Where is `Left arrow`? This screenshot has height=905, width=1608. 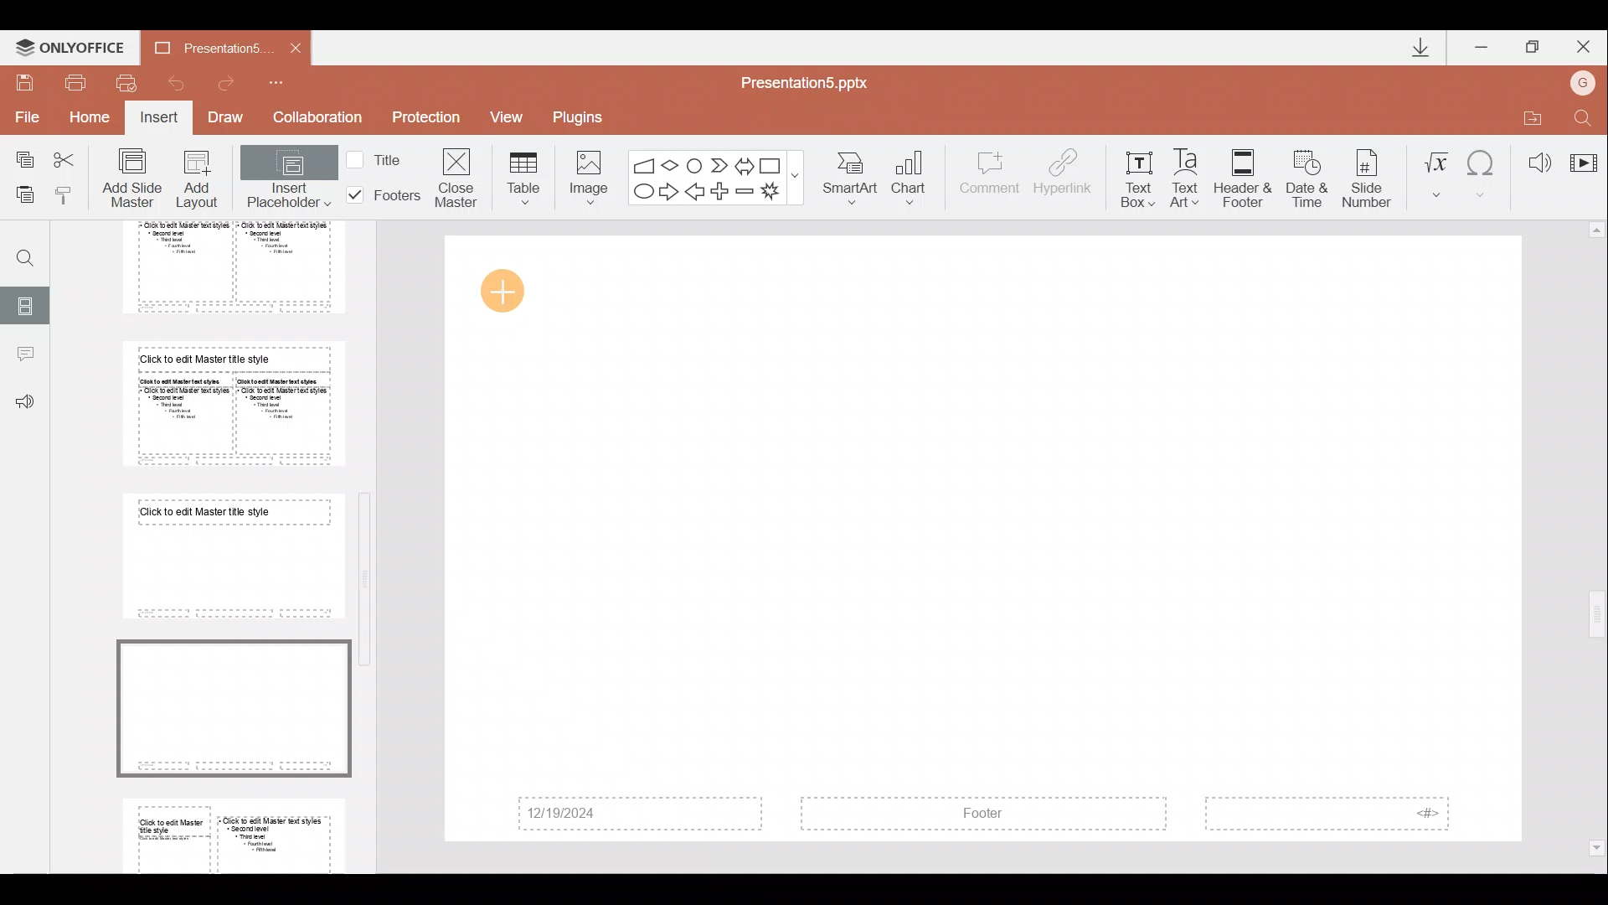
Left arrow is located at coordinates (696, 193).